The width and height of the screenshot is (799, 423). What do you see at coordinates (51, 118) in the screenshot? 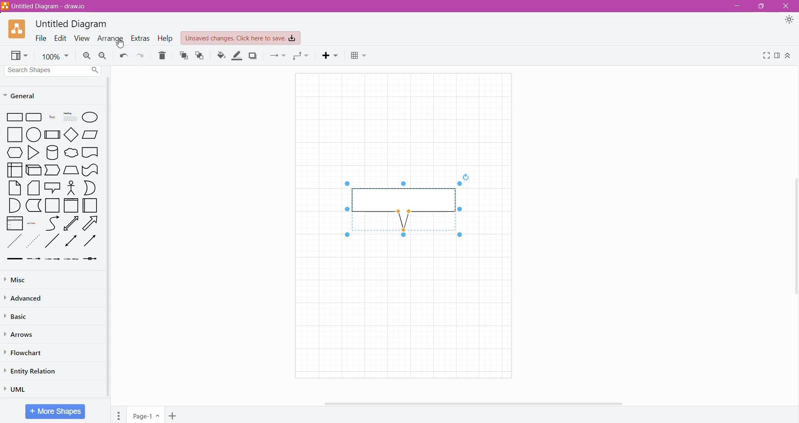
I see `Text (Label)` at bounding box center [51, 118].